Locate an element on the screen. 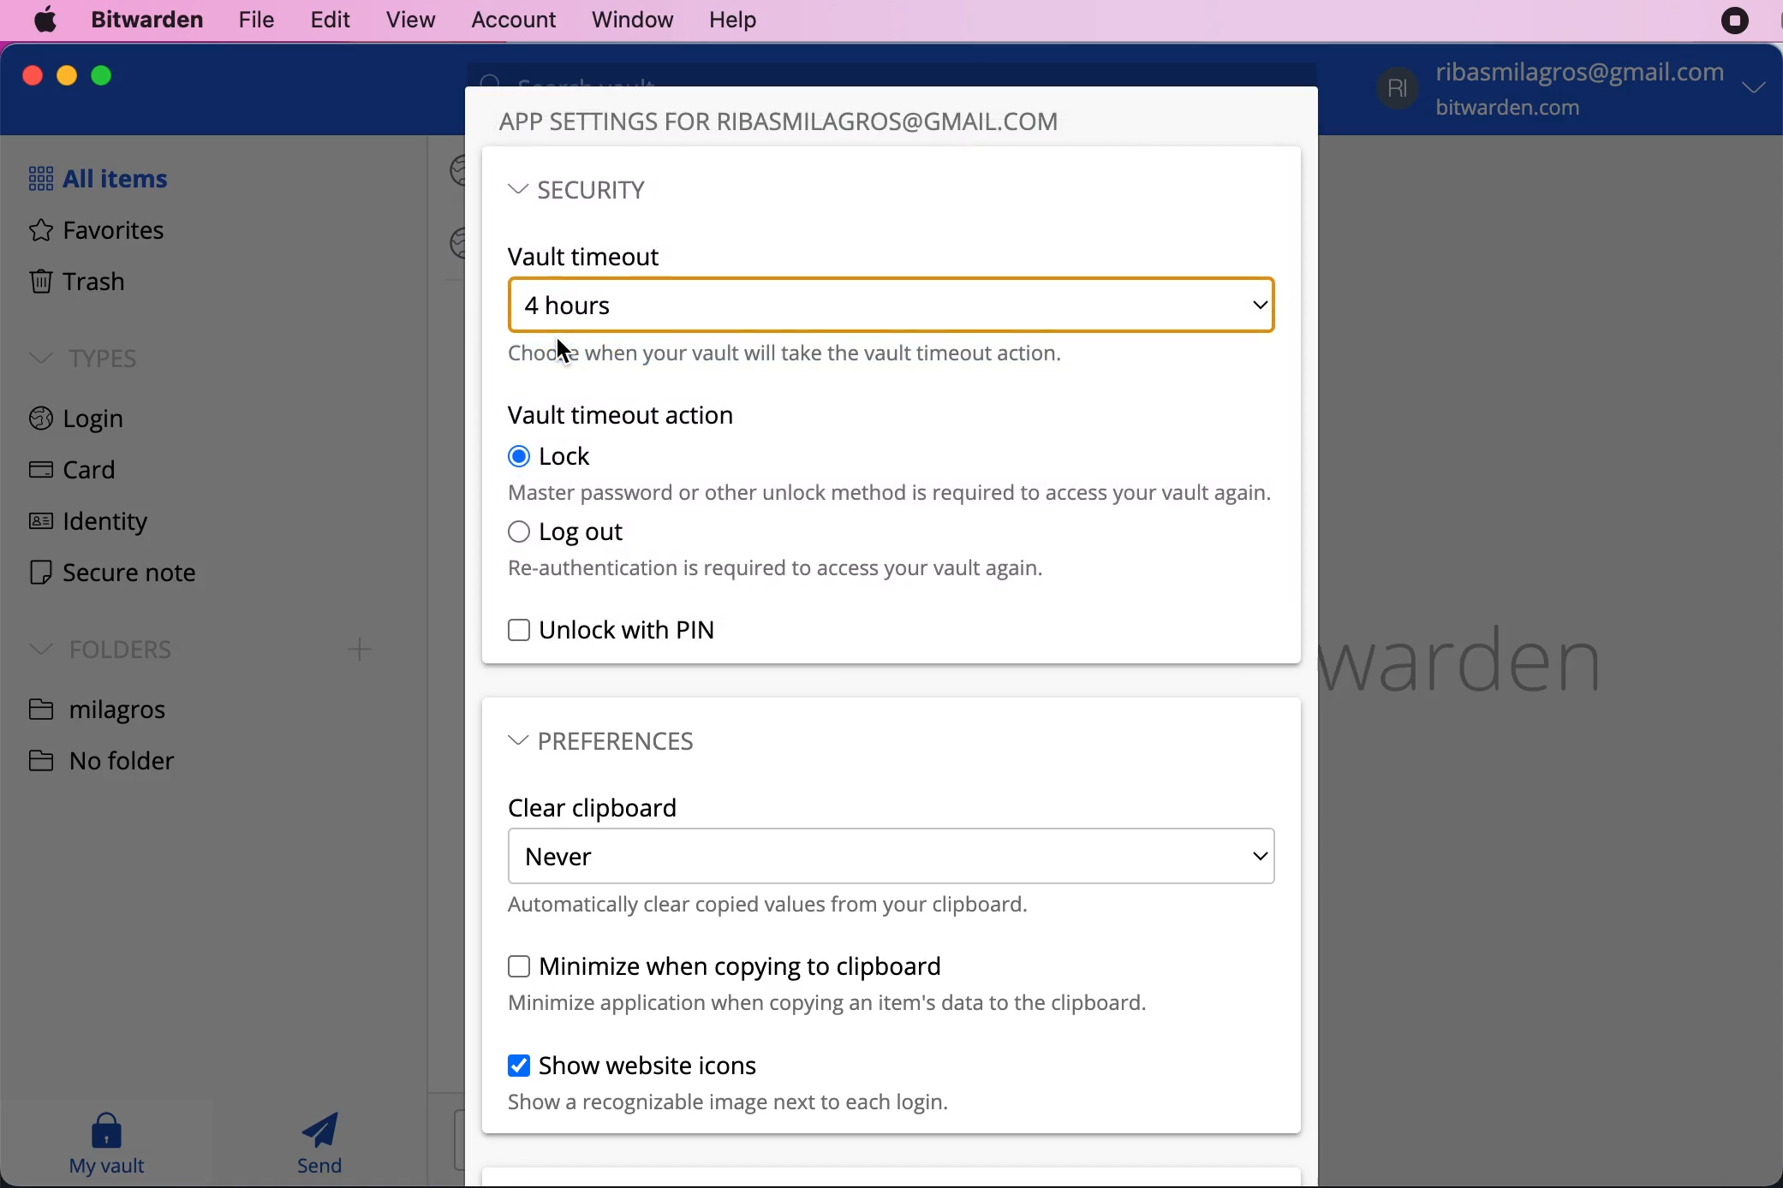 The width and height of the screenshot is (1783, 1188). never is located at coordinates (891, 856).